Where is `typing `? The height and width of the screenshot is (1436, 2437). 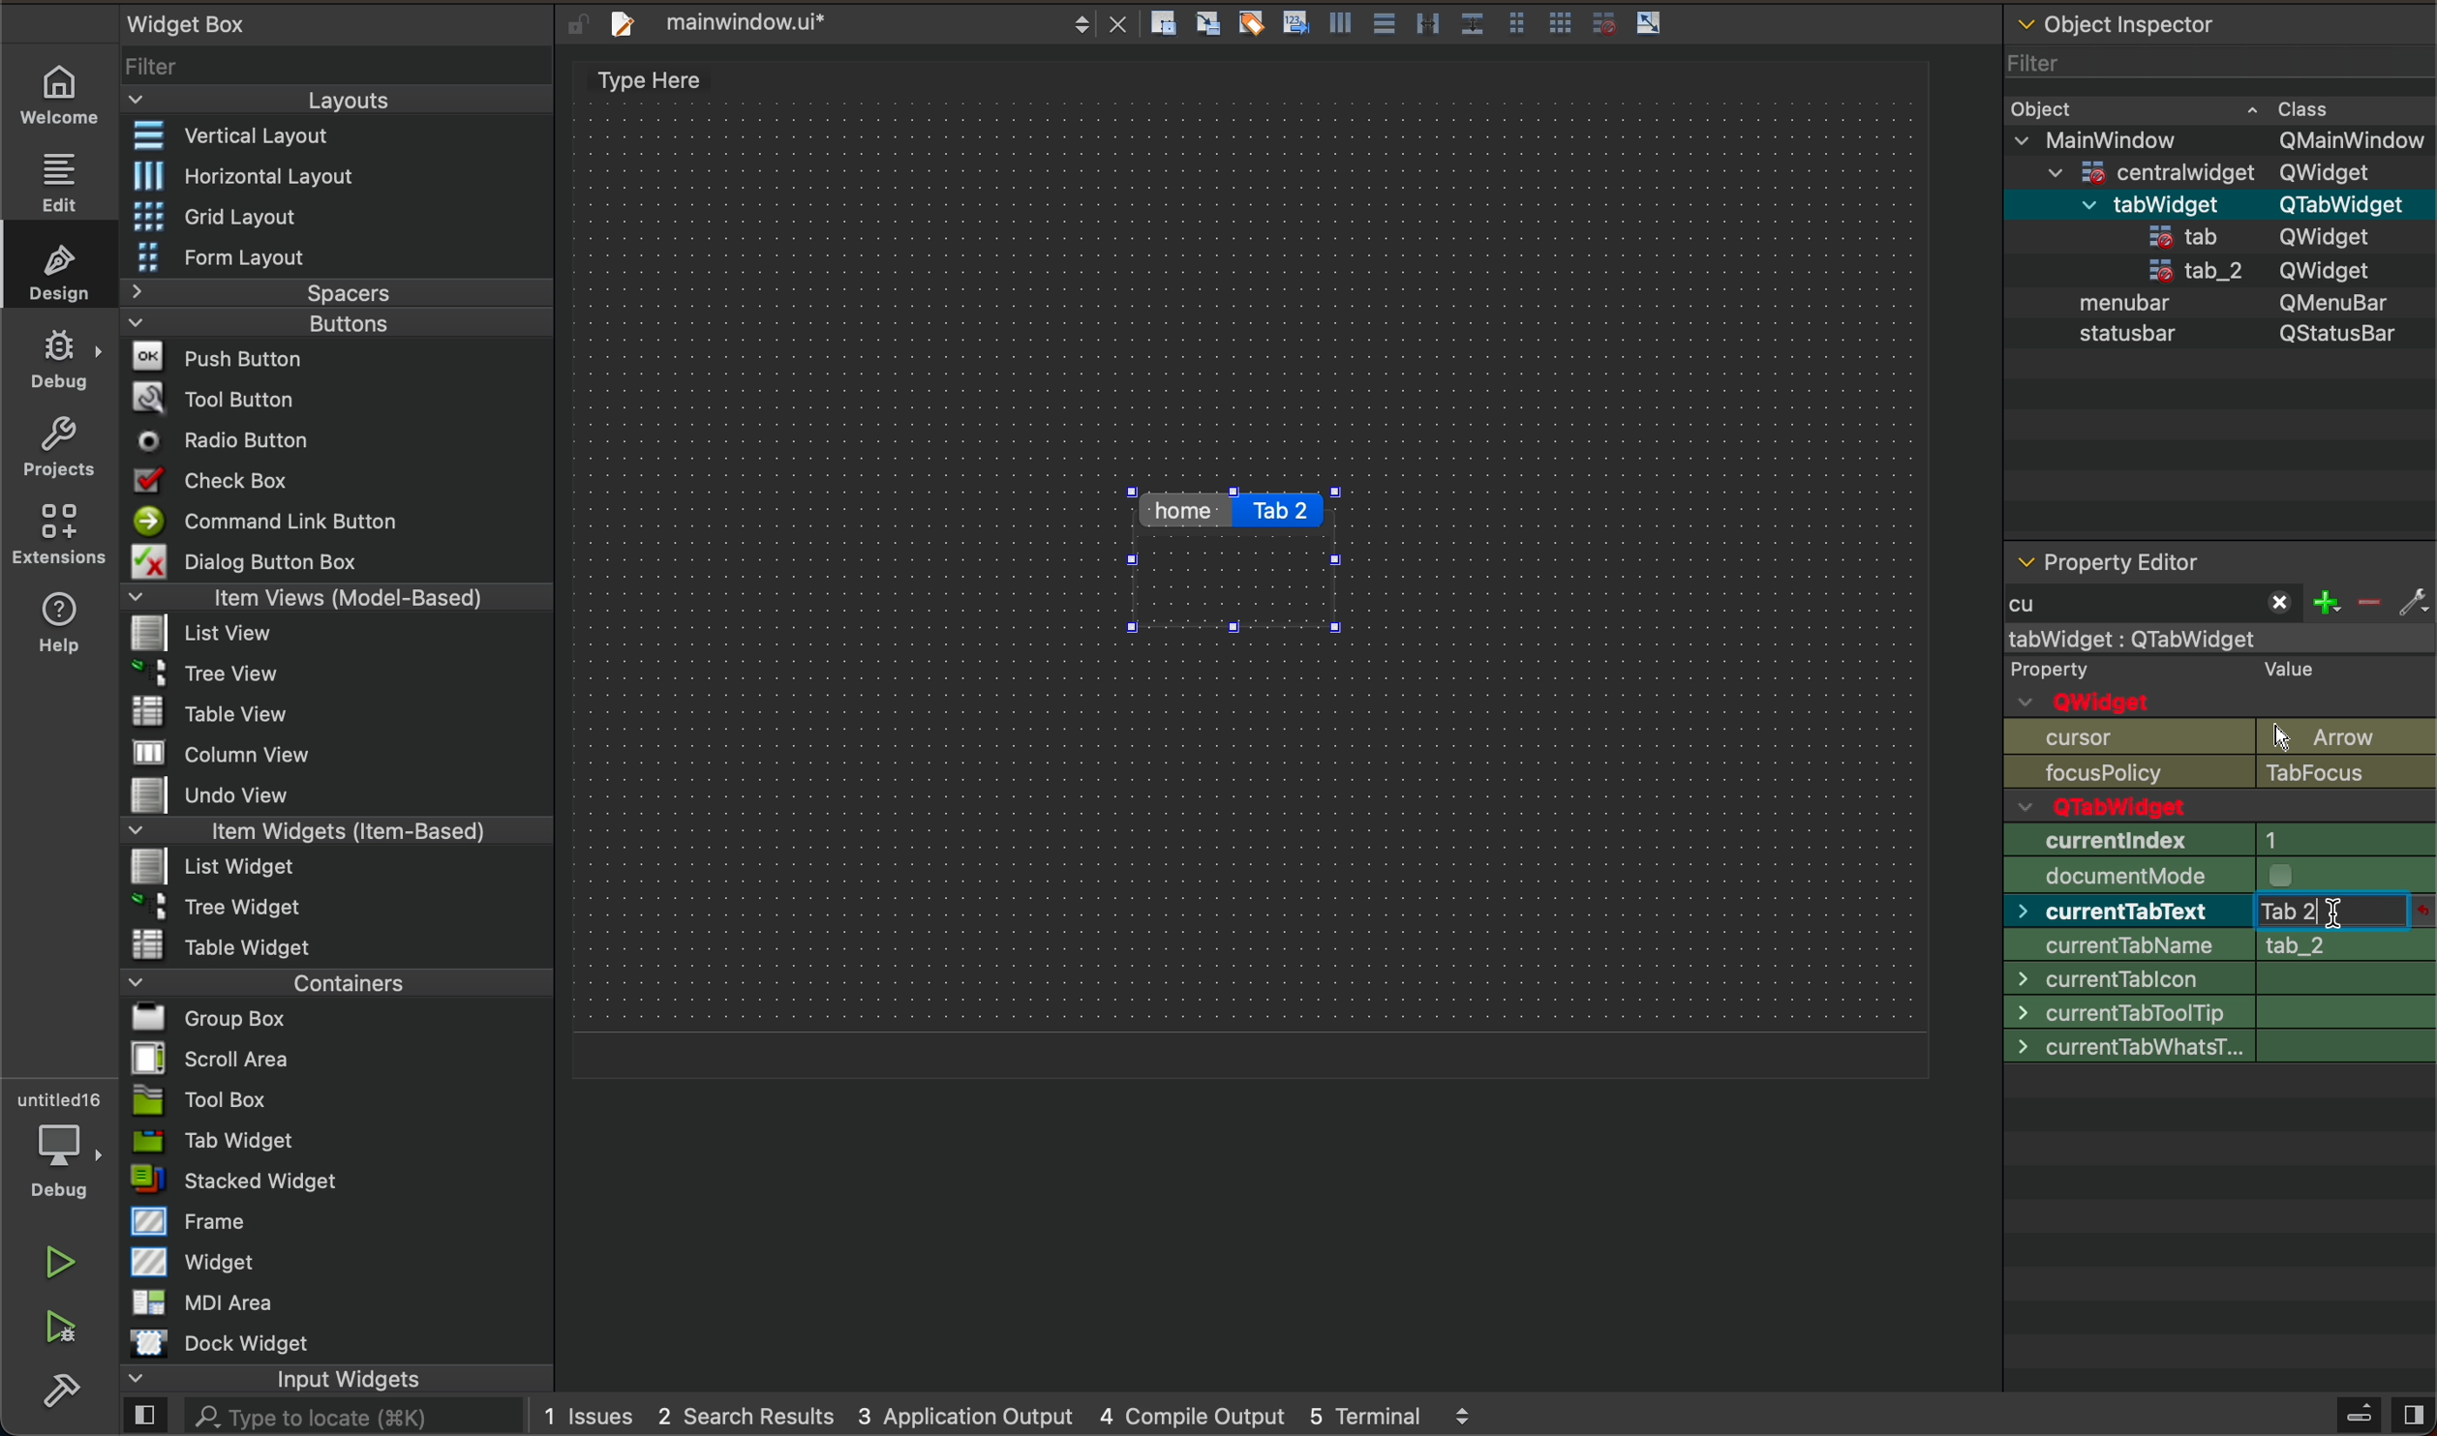 typing  is located at coordinates (2332, 914).